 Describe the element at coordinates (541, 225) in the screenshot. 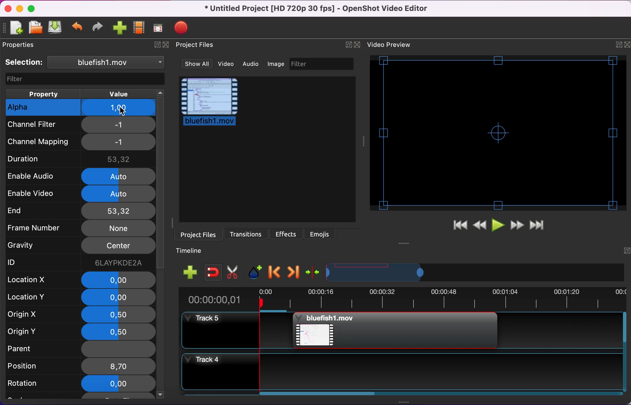

I see `jump to end` at that location.